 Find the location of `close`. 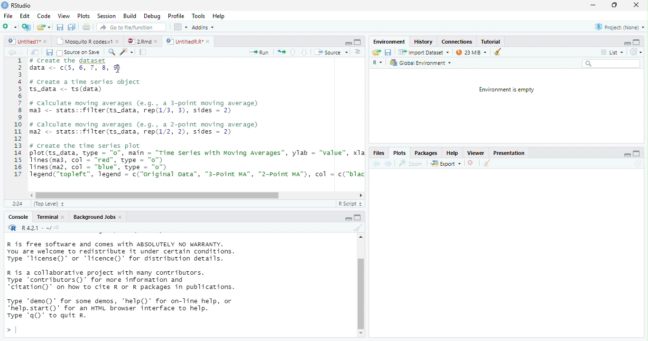

close is located at coordinates (157, 42).